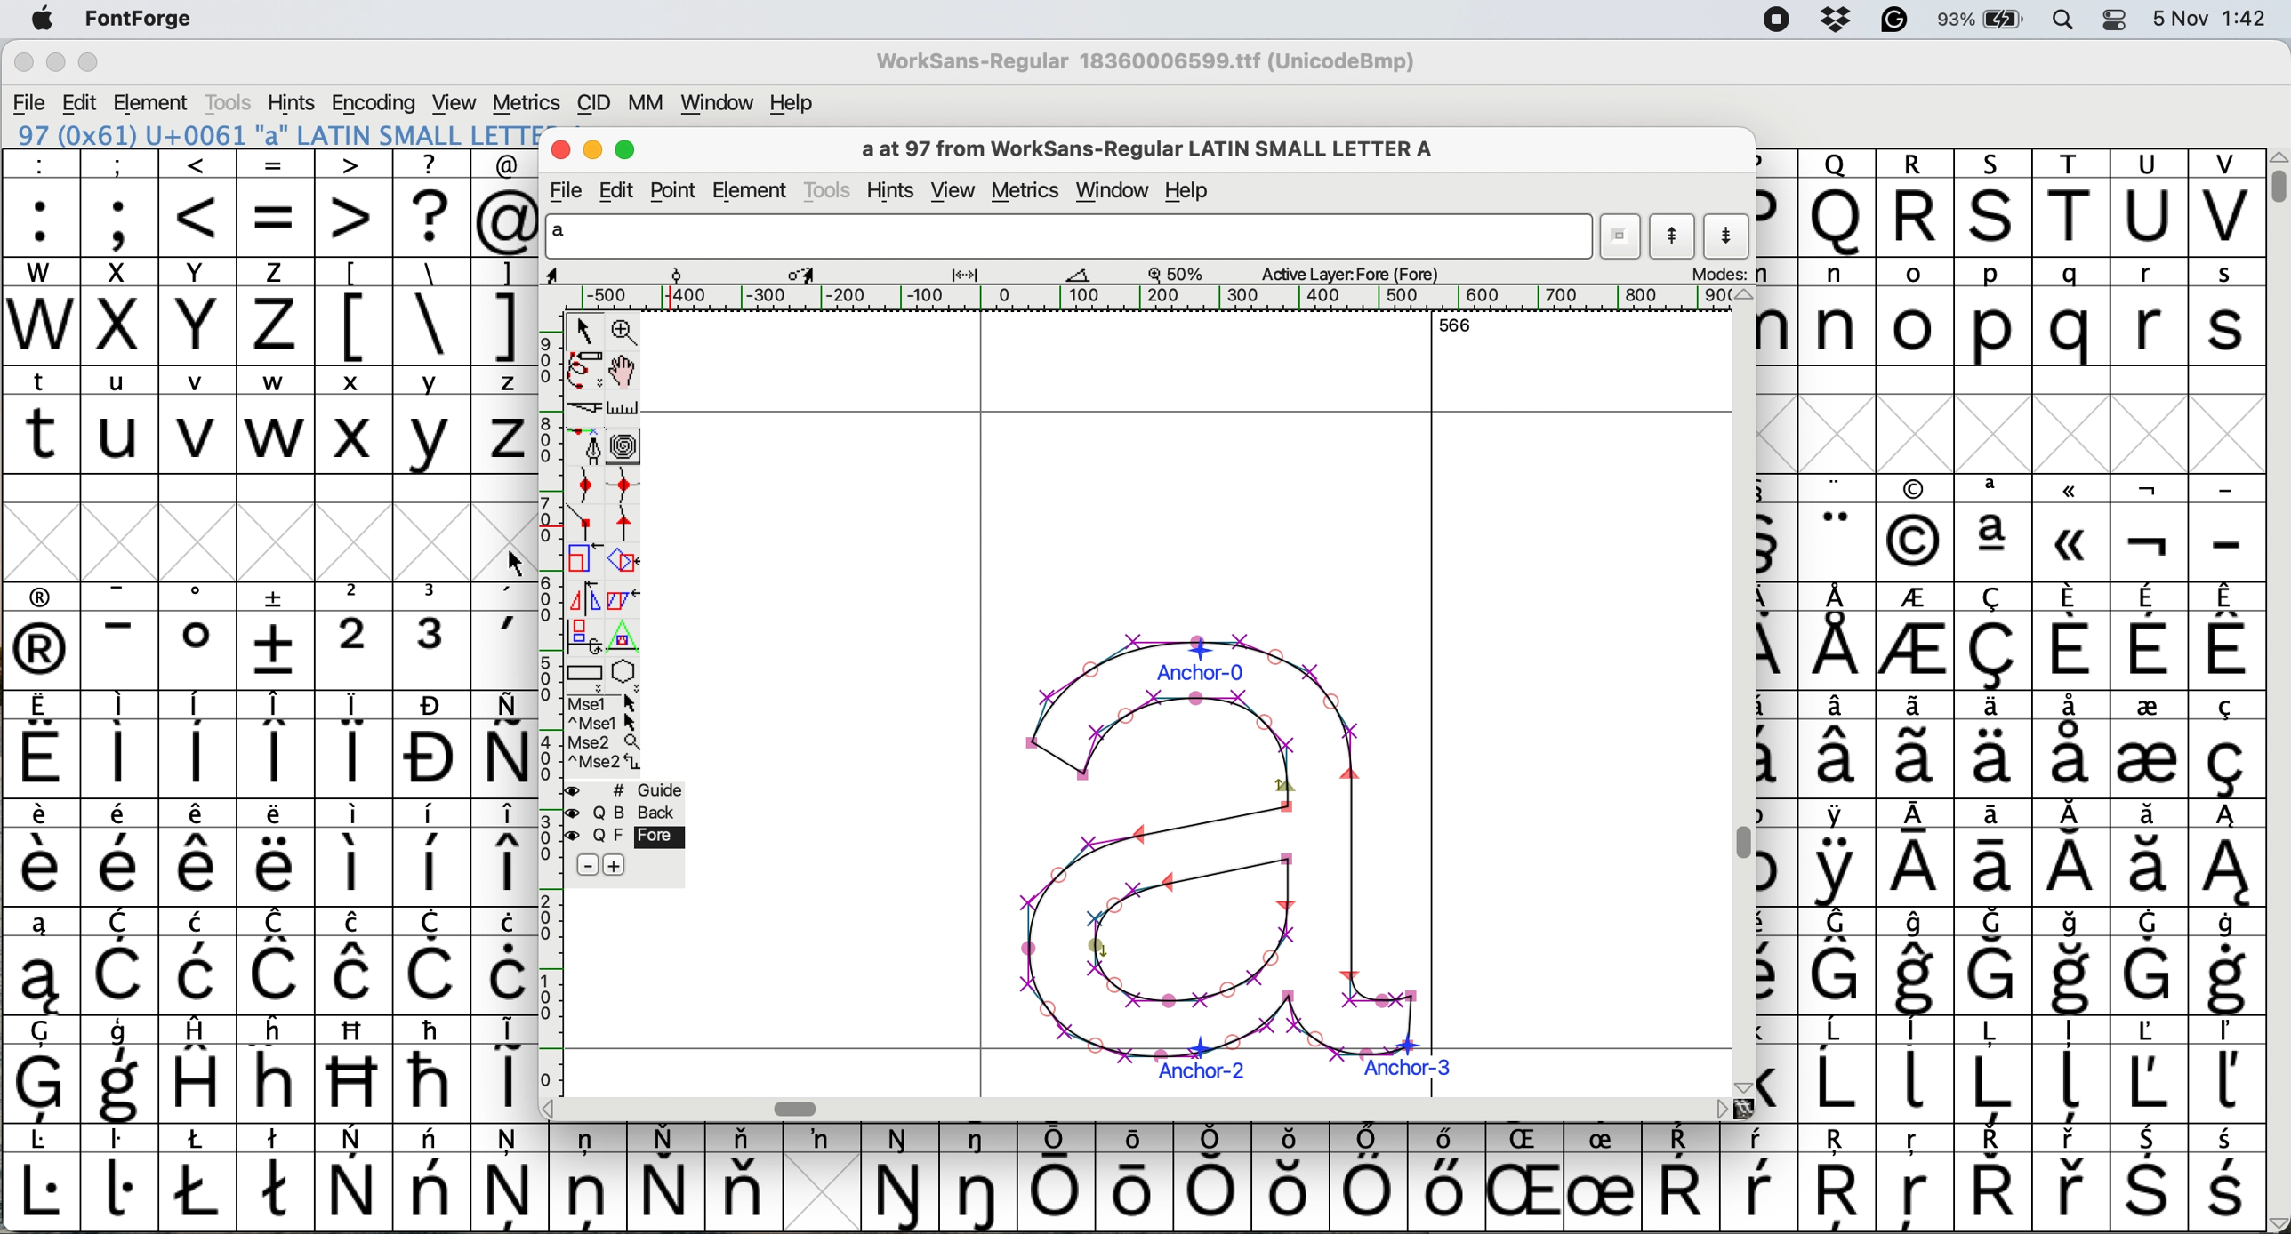 The image size is (2291, 1234). I want to click on tools, so click(831, 188).